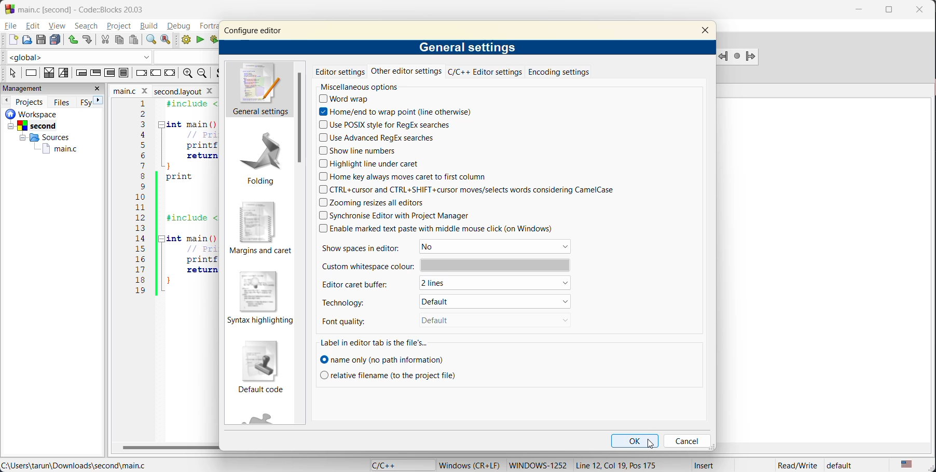 The height and width of the screenshot is (472, 936). I want to click on technology, so click(358, 301).